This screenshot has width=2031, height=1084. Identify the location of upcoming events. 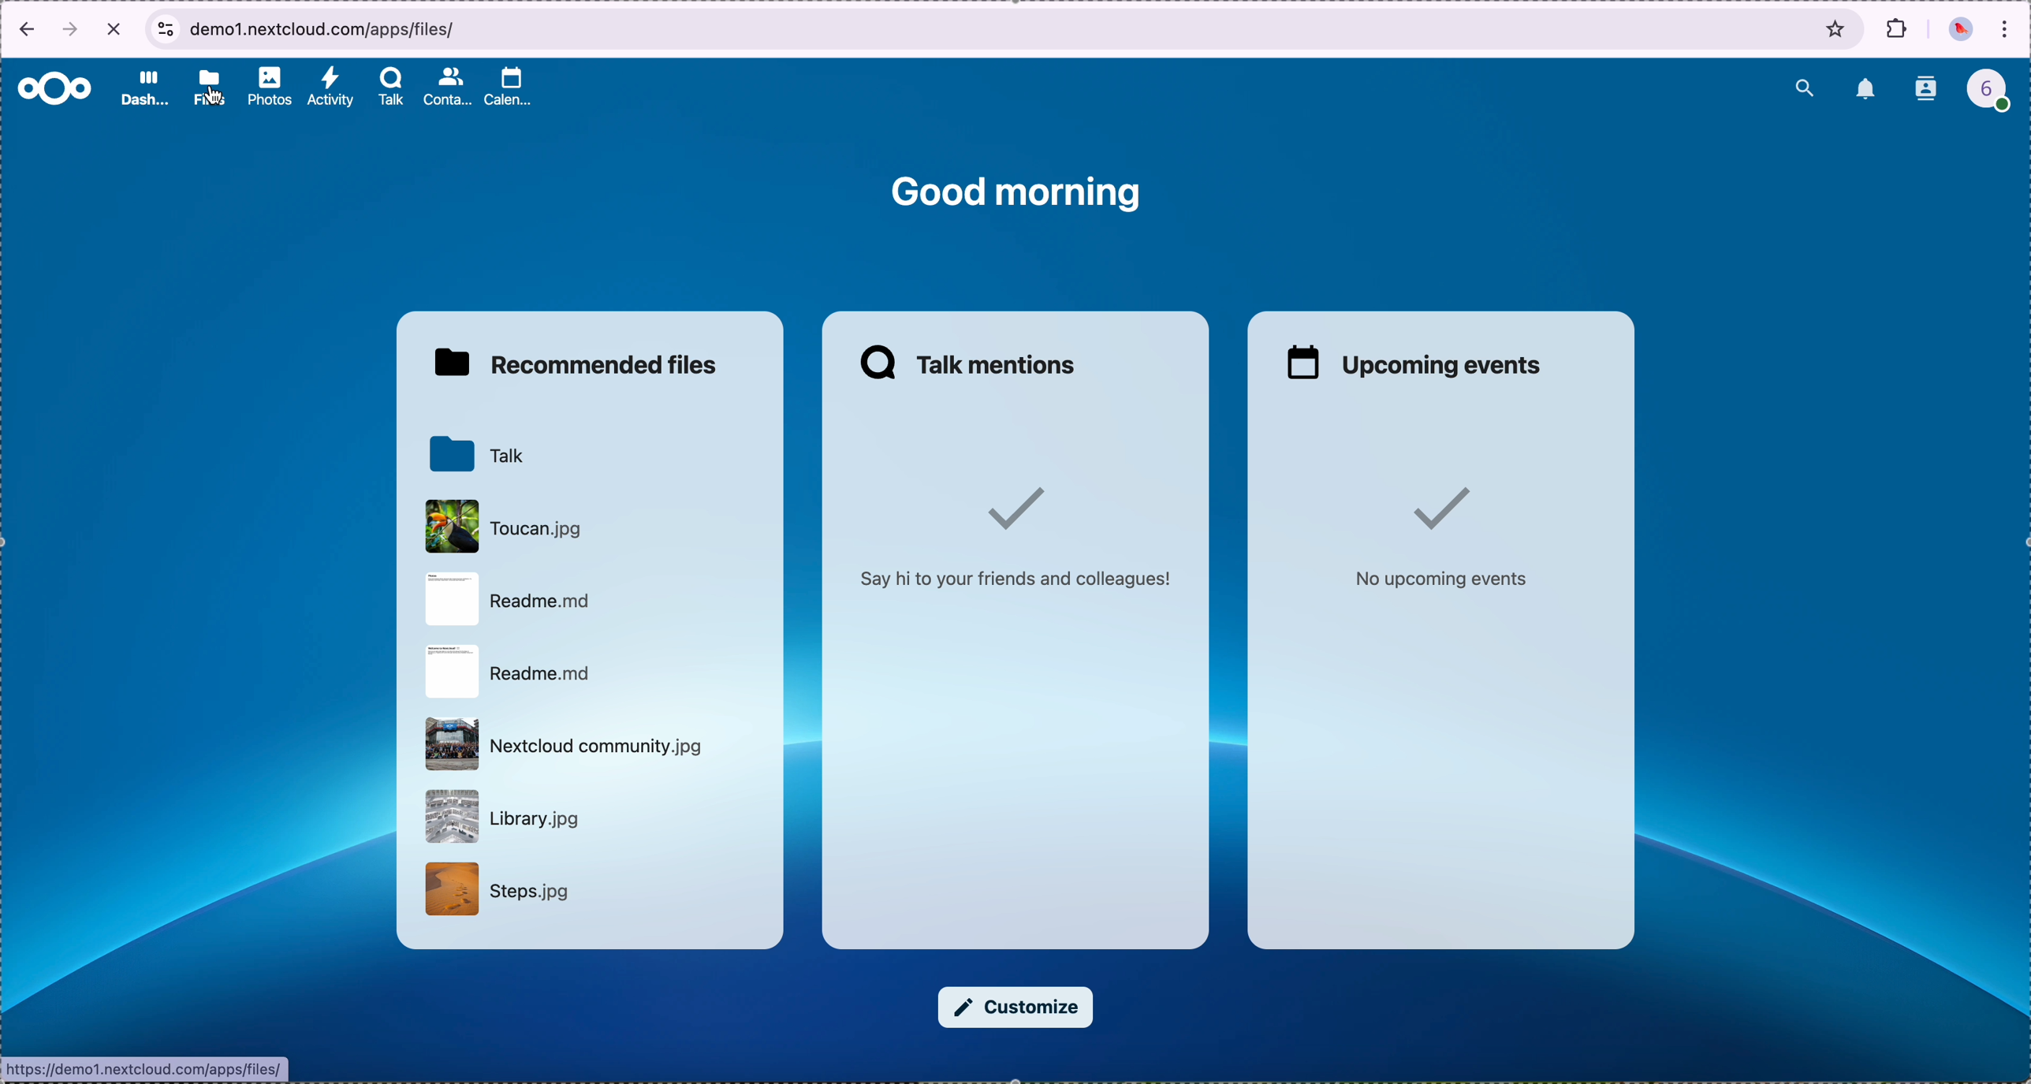
(1407, 361).